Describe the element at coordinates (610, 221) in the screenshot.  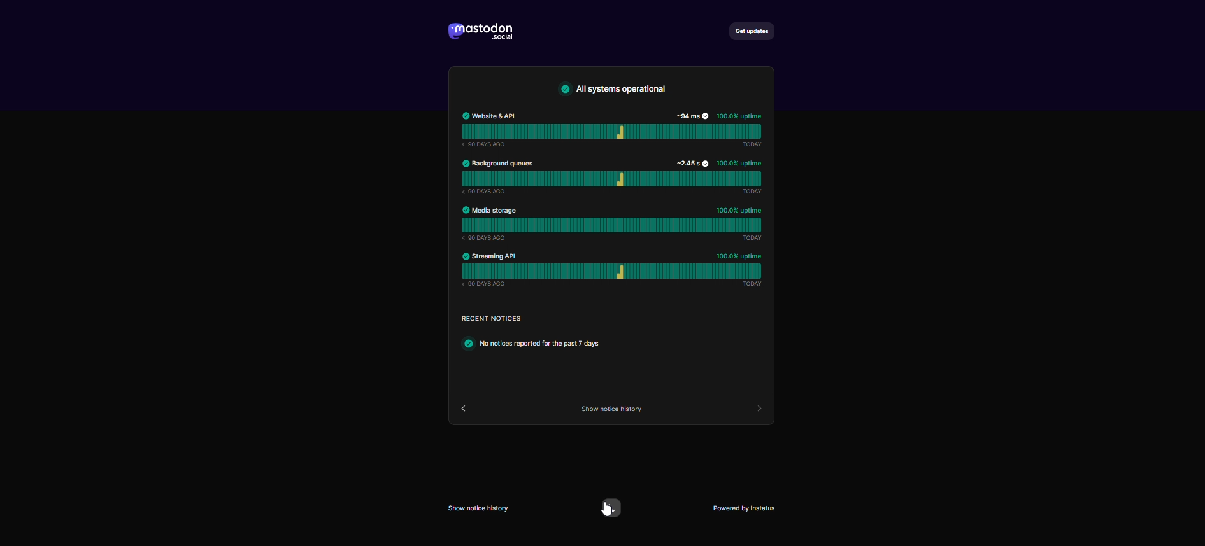
I see `media storage` at that location.